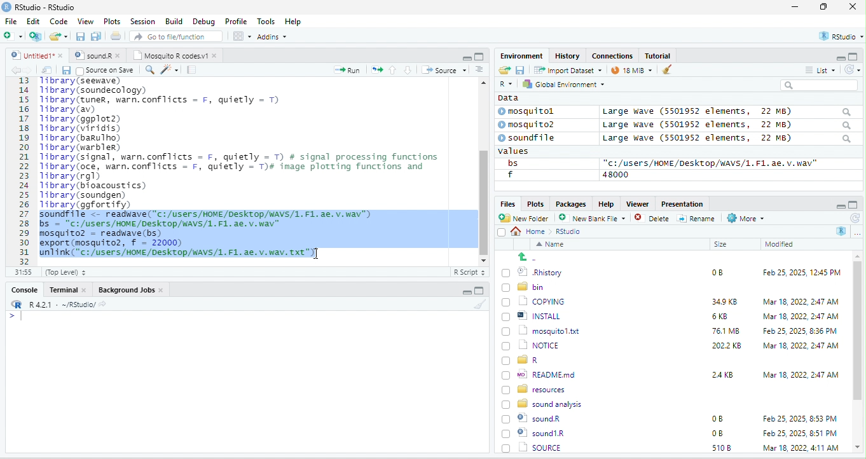 This screenshot has width=866, height=459. What do you see at coordinates (726, 111) in the screenshot?
I see `Large wave (5501952 elements, 22 MB)` at bounding box center [726, 111].